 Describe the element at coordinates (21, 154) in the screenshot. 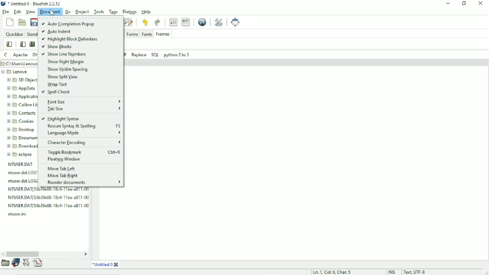

I see `eclipse` at that location.